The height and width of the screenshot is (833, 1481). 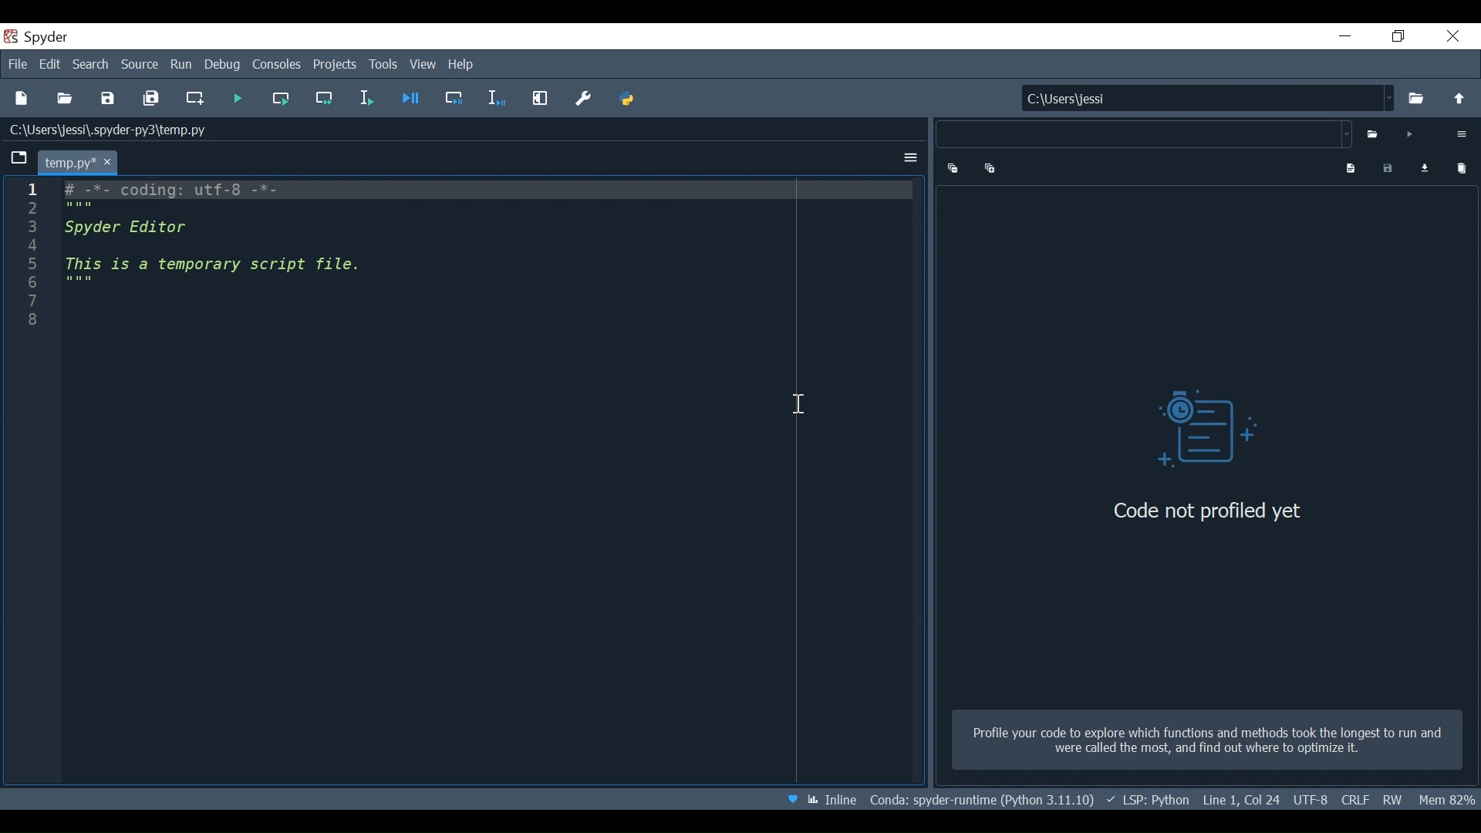 I want to click on File, so click(x=17, y=64).